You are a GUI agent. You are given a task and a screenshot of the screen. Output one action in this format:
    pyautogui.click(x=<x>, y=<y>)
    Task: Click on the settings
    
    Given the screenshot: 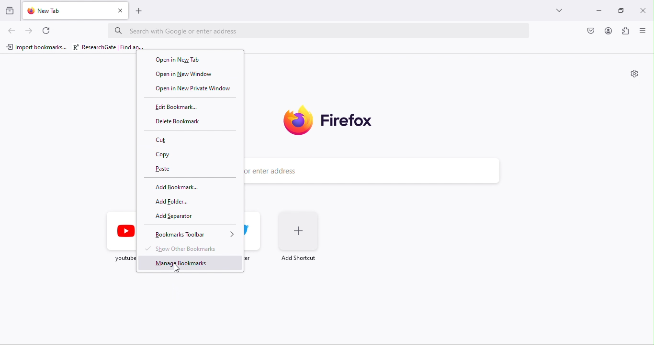 What is the action you would take?
    pyautogui.click(x=634, y=75)
    